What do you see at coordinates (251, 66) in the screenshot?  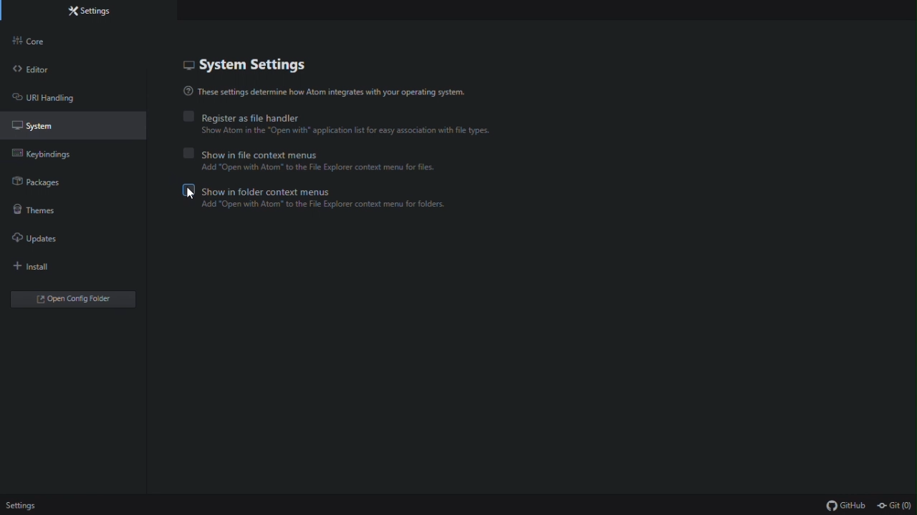 I see `System settings` at bounding box center [251, 66].